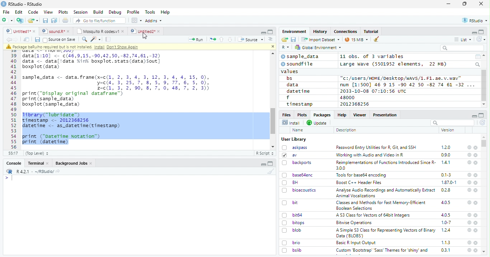 The image size is (490, 257). I want to click on values, so click(290, 71).